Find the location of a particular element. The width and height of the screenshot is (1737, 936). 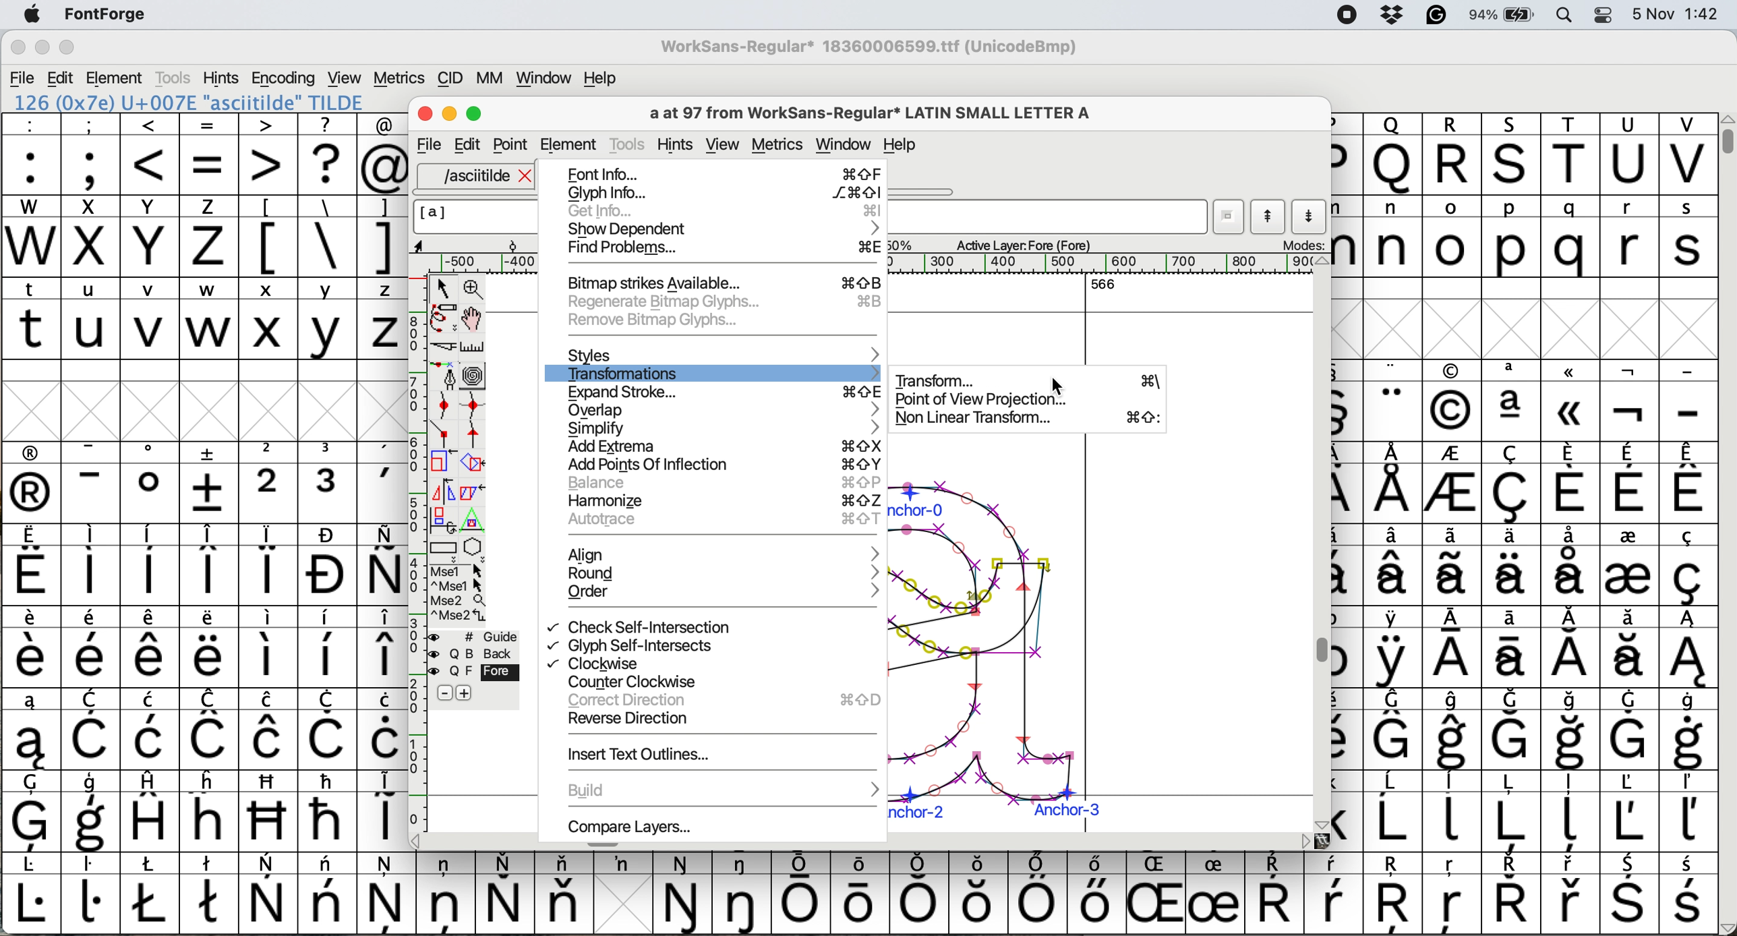

bitmap strikes available is located at coordinates (724, 282).